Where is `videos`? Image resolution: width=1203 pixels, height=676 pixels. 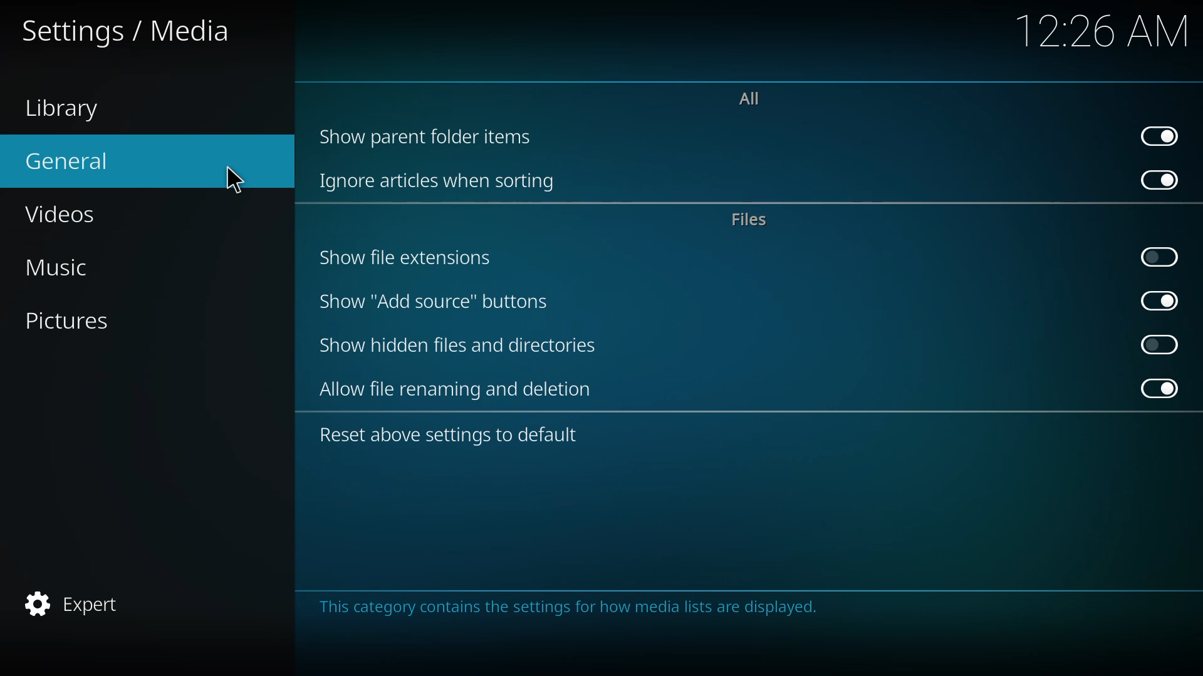
videos is located at coordinates (68, 212).